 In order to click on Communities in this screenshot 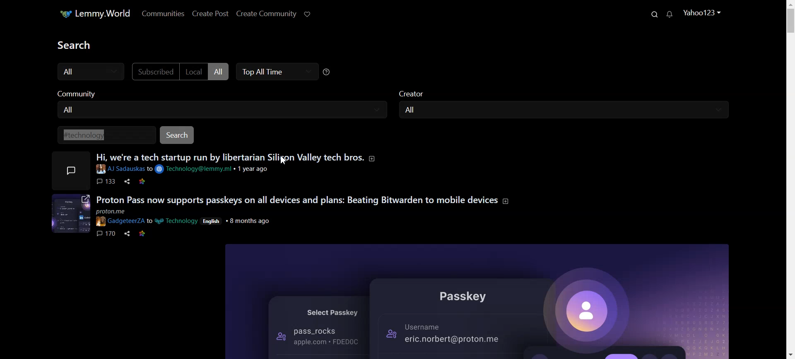, I will do `click(162, 13)`.